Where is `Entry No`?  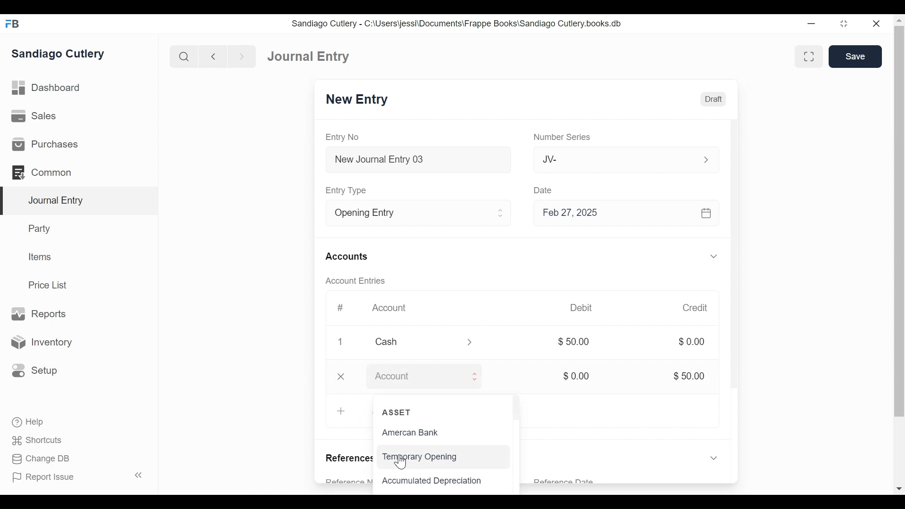
Entry No is located at coordinates (343, 137).